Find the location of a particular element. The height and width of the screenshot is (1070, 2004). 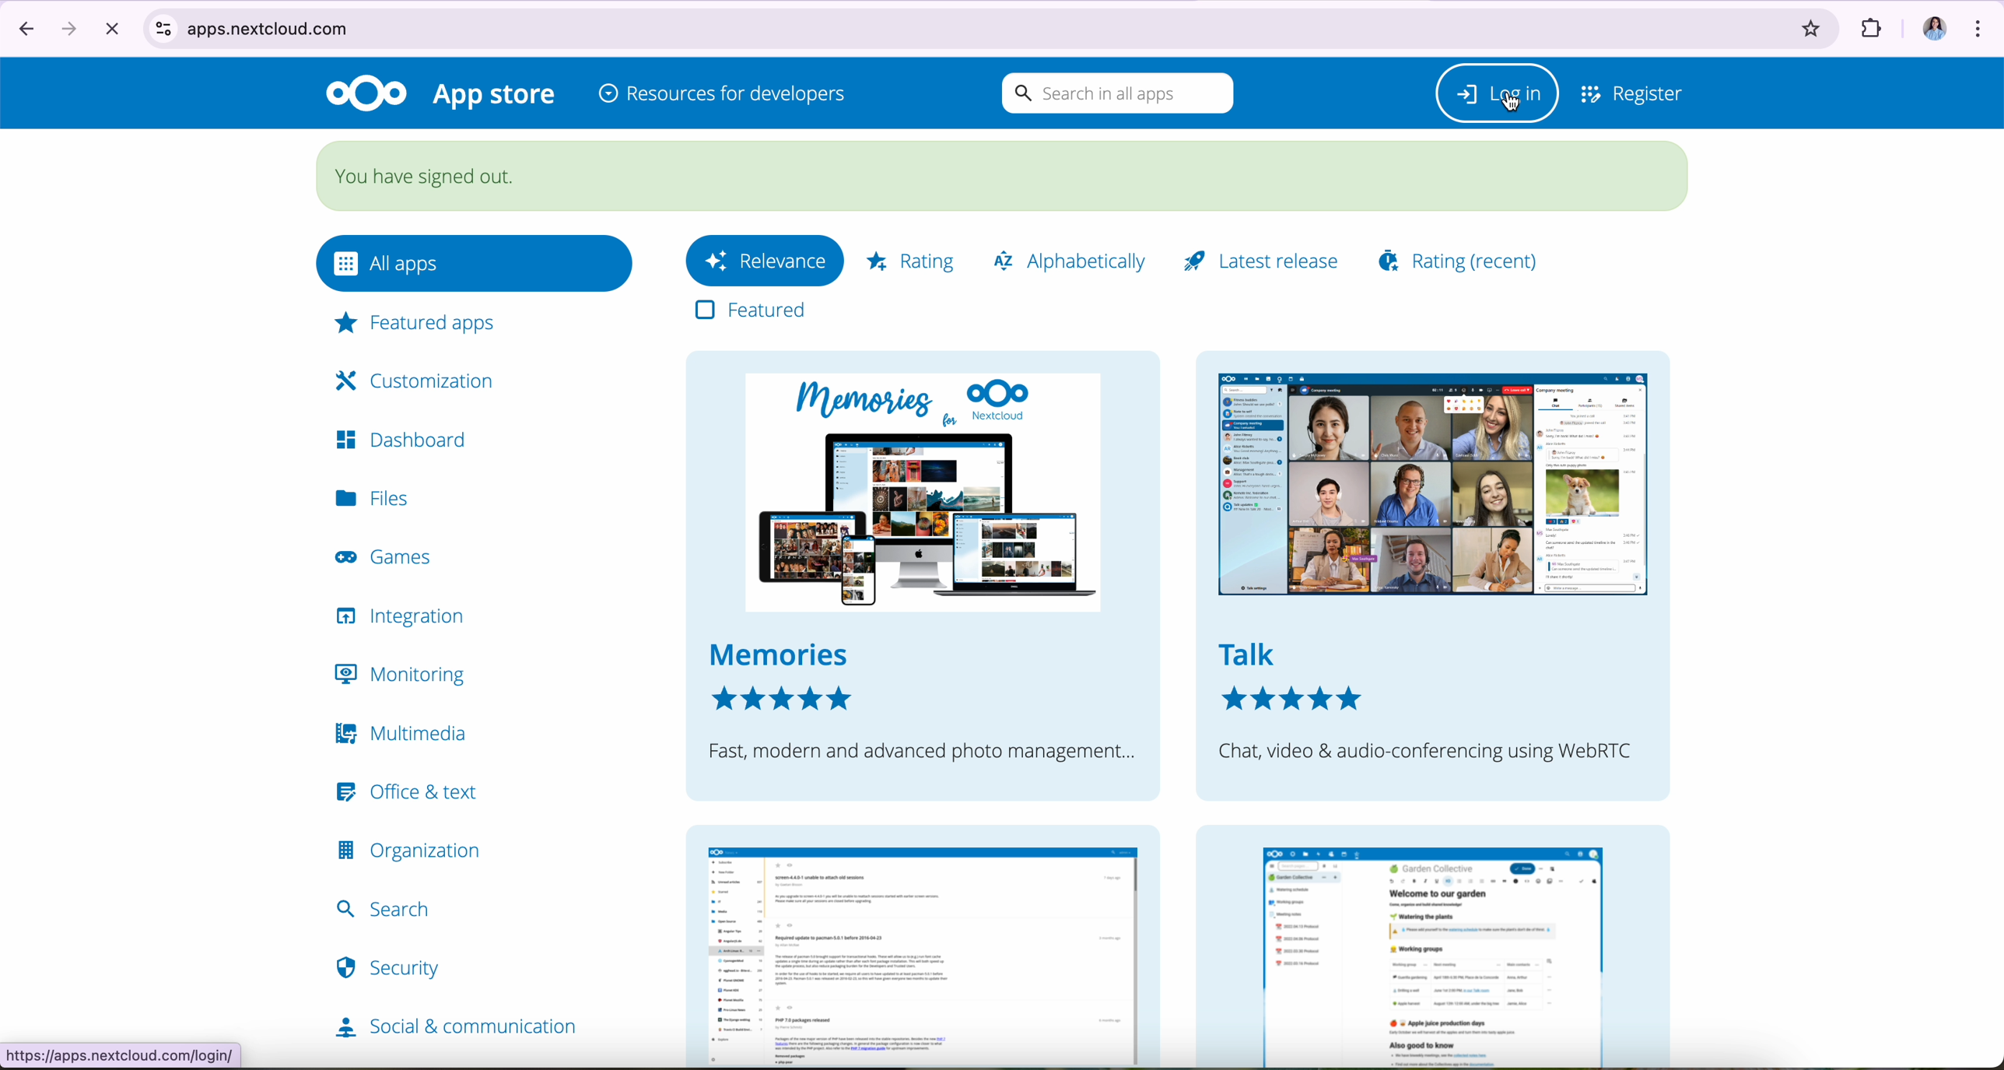

resources for developers is located at coordinates (723, 96).